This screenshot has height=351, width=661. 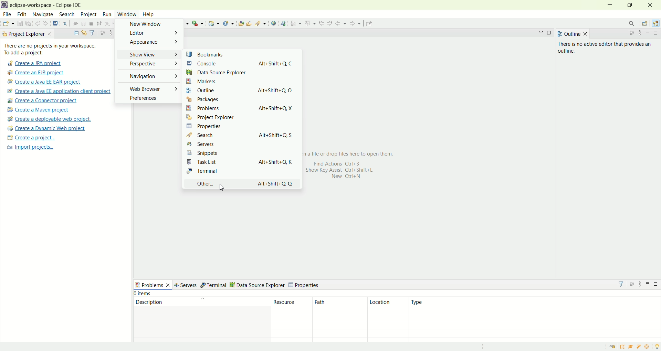 What do you see at coordinates (280, 107) in the screenshot?
I see `AIt+Shift+Q, X` at bounding box center [280, 107].